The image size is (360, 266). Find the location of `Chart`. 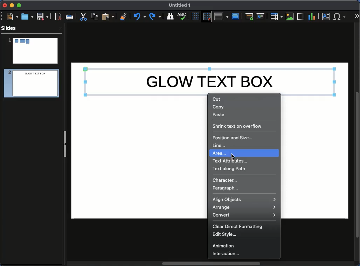

Chart is located at coordinates (312, 17).